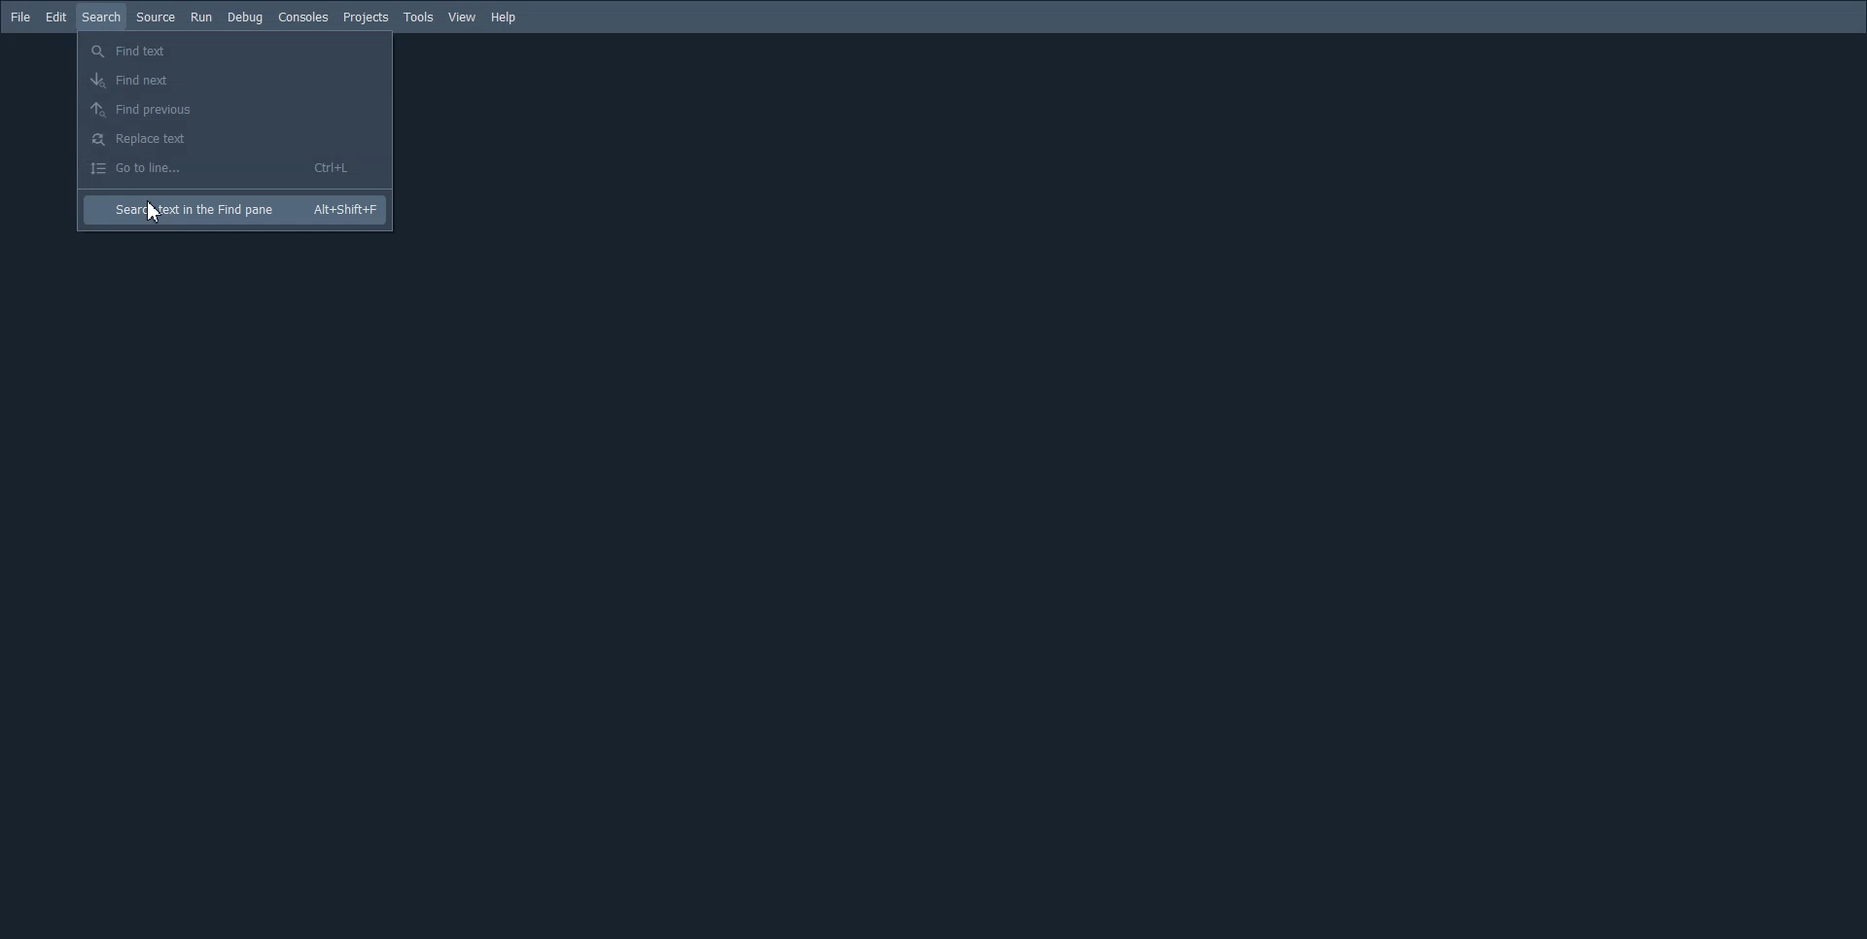 The image size is (1867, 939). What do you see at coordinates (503, 17) in the screenshot?
I see `Help` at bounding box center [503, 17].